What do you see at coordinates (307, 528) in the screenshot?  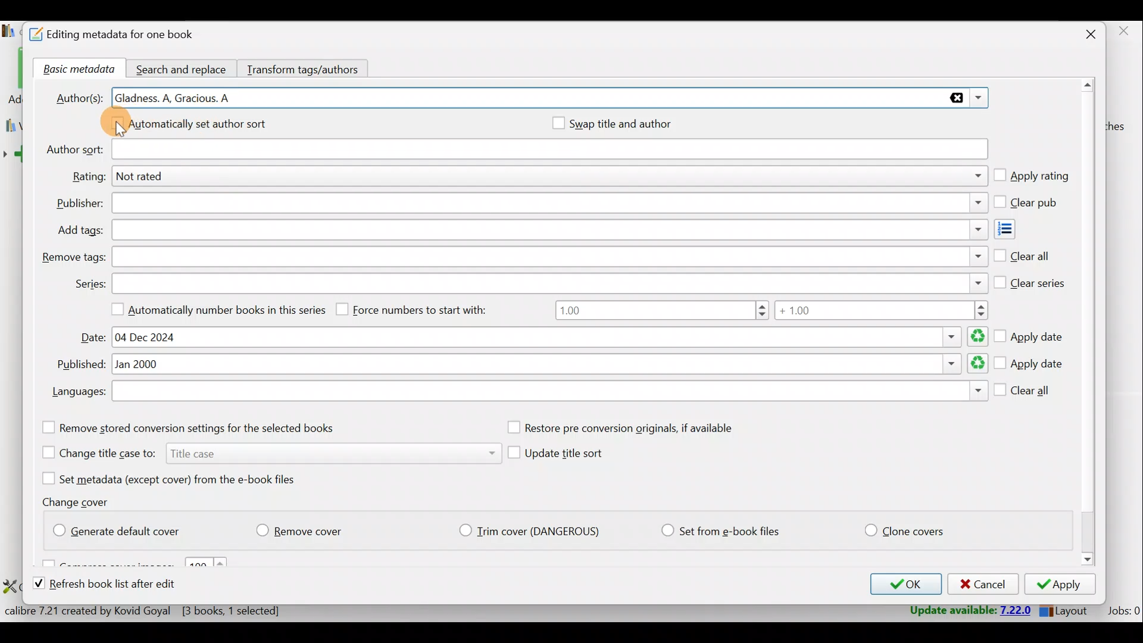 I see `Remove cover` at bounding box center [307, 528].